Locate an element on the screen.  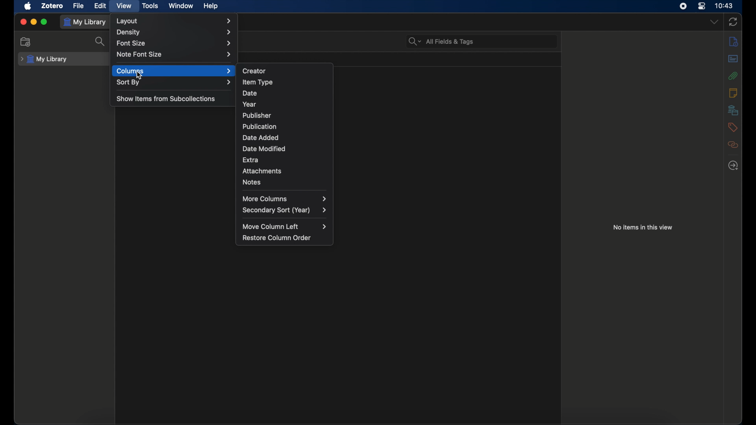
locate is located at coordinates (733, 166).